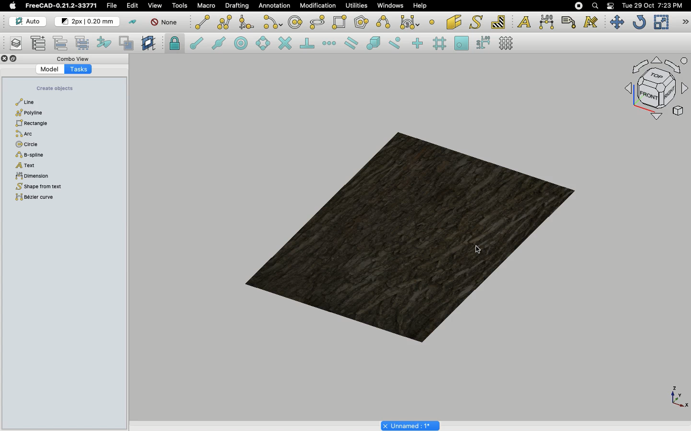 The height and width of the screenshot is (431, 691). Describe the element at coordinates (88, 22) in the screenshot. I see `Change default style for new objects` at that location.